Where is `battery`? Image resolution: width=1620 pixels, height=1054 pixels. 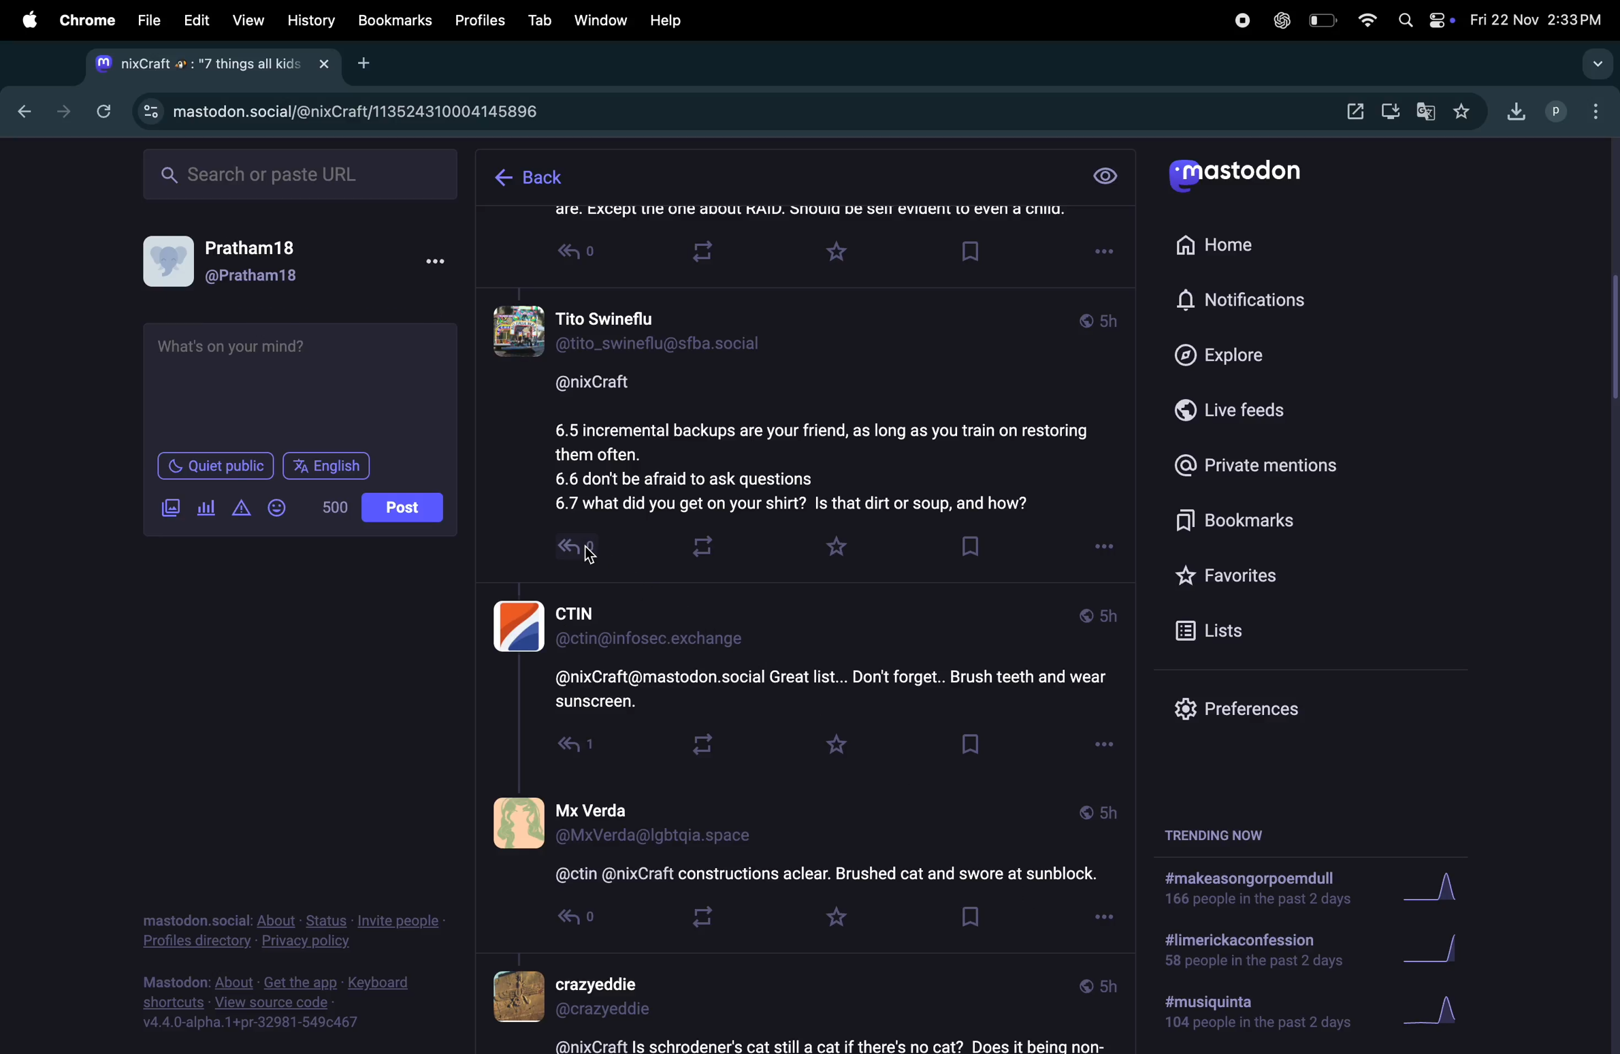 battery is located at coordinates (1325, 20).